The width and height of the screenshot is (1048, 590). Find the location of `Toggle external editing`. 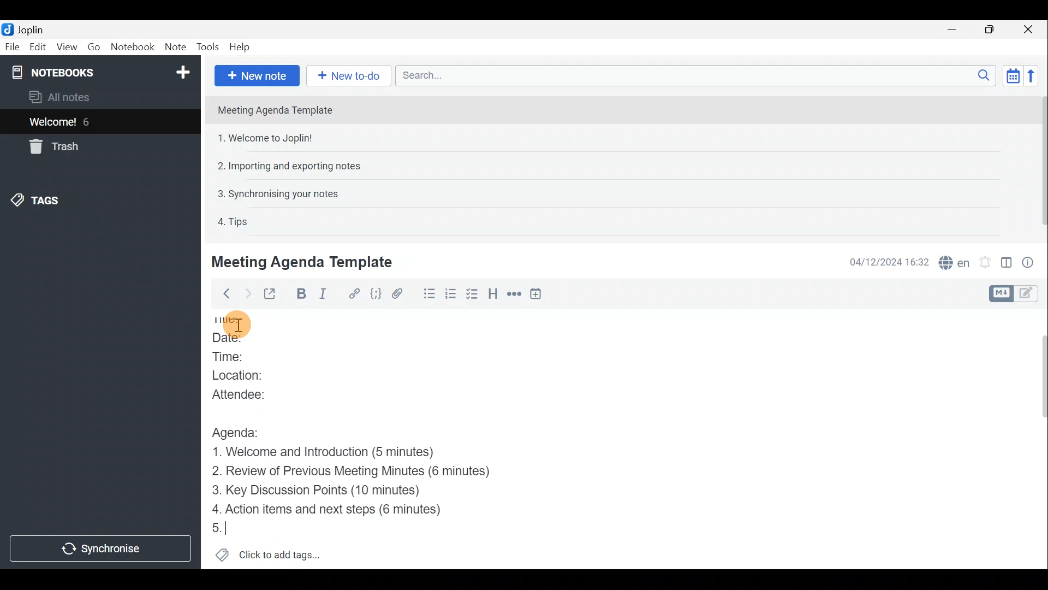

Toggle external editing is located at coordinates (273, 294).